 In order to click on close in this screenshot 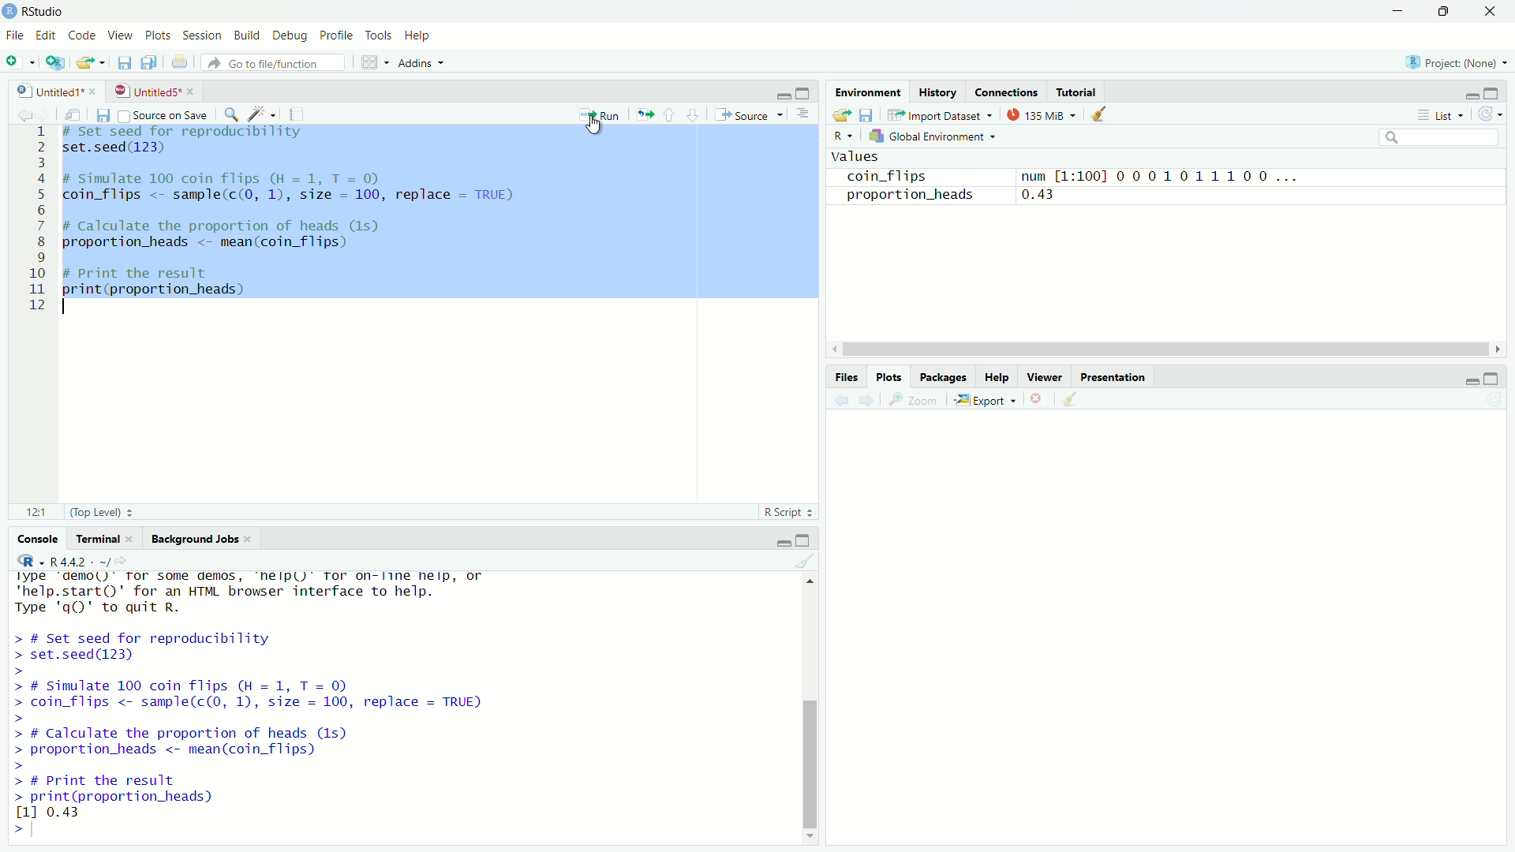, I will do `click(1492, 9)`.